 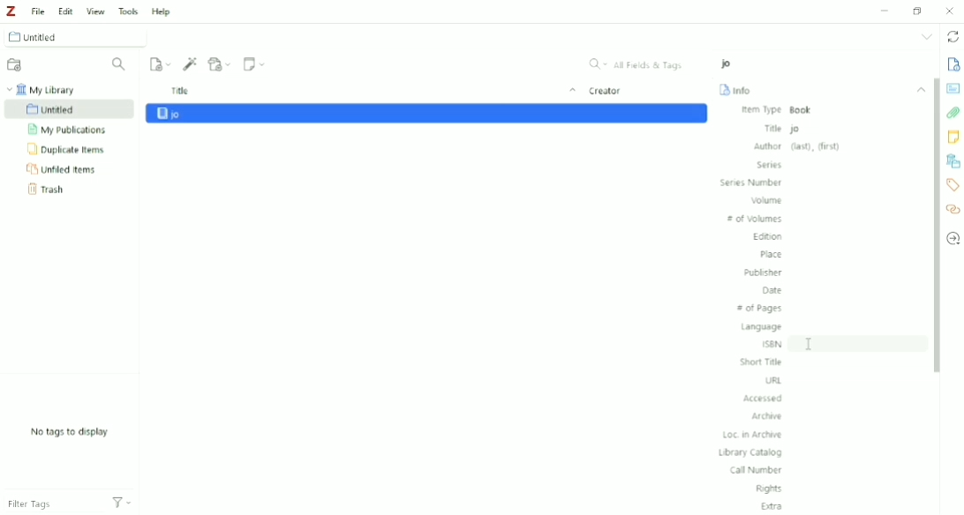 What do you see at coordinates (767, 237) in the screenshot?
I see `Edition` at bounding box center [767, 237].